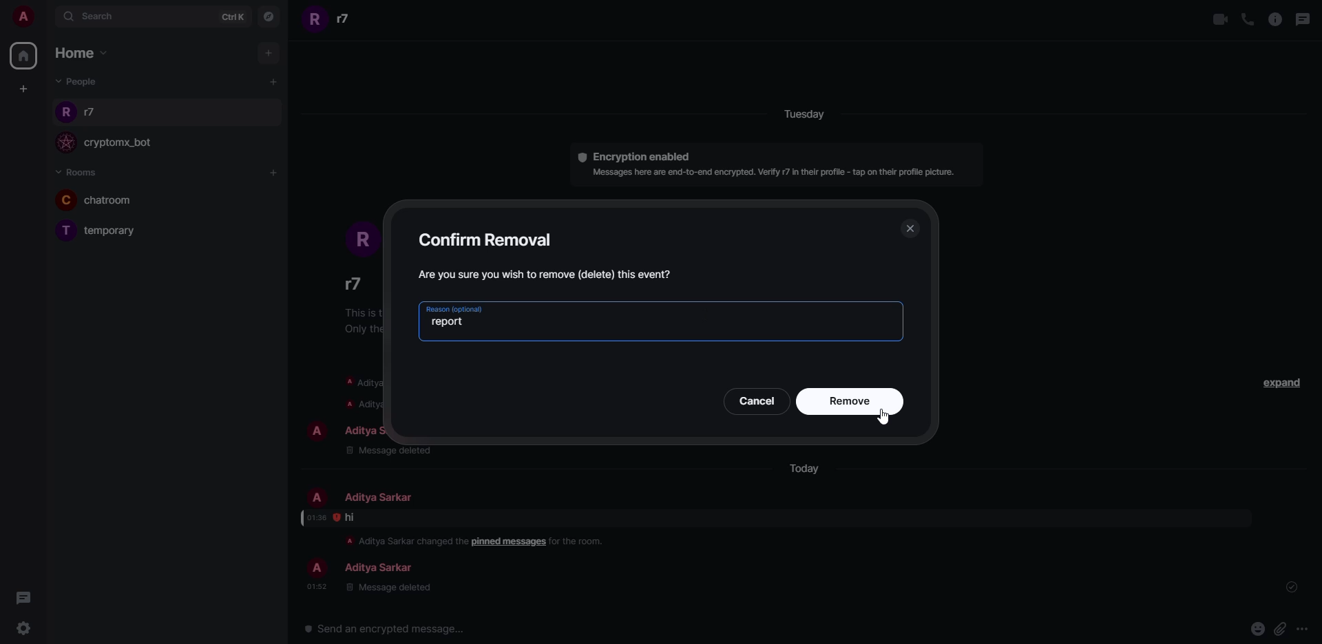 The image size is (1322, 644). What do you see at coordinates (355, 284) in the screenshot?
I see `people` at bounding box center [355, 284].